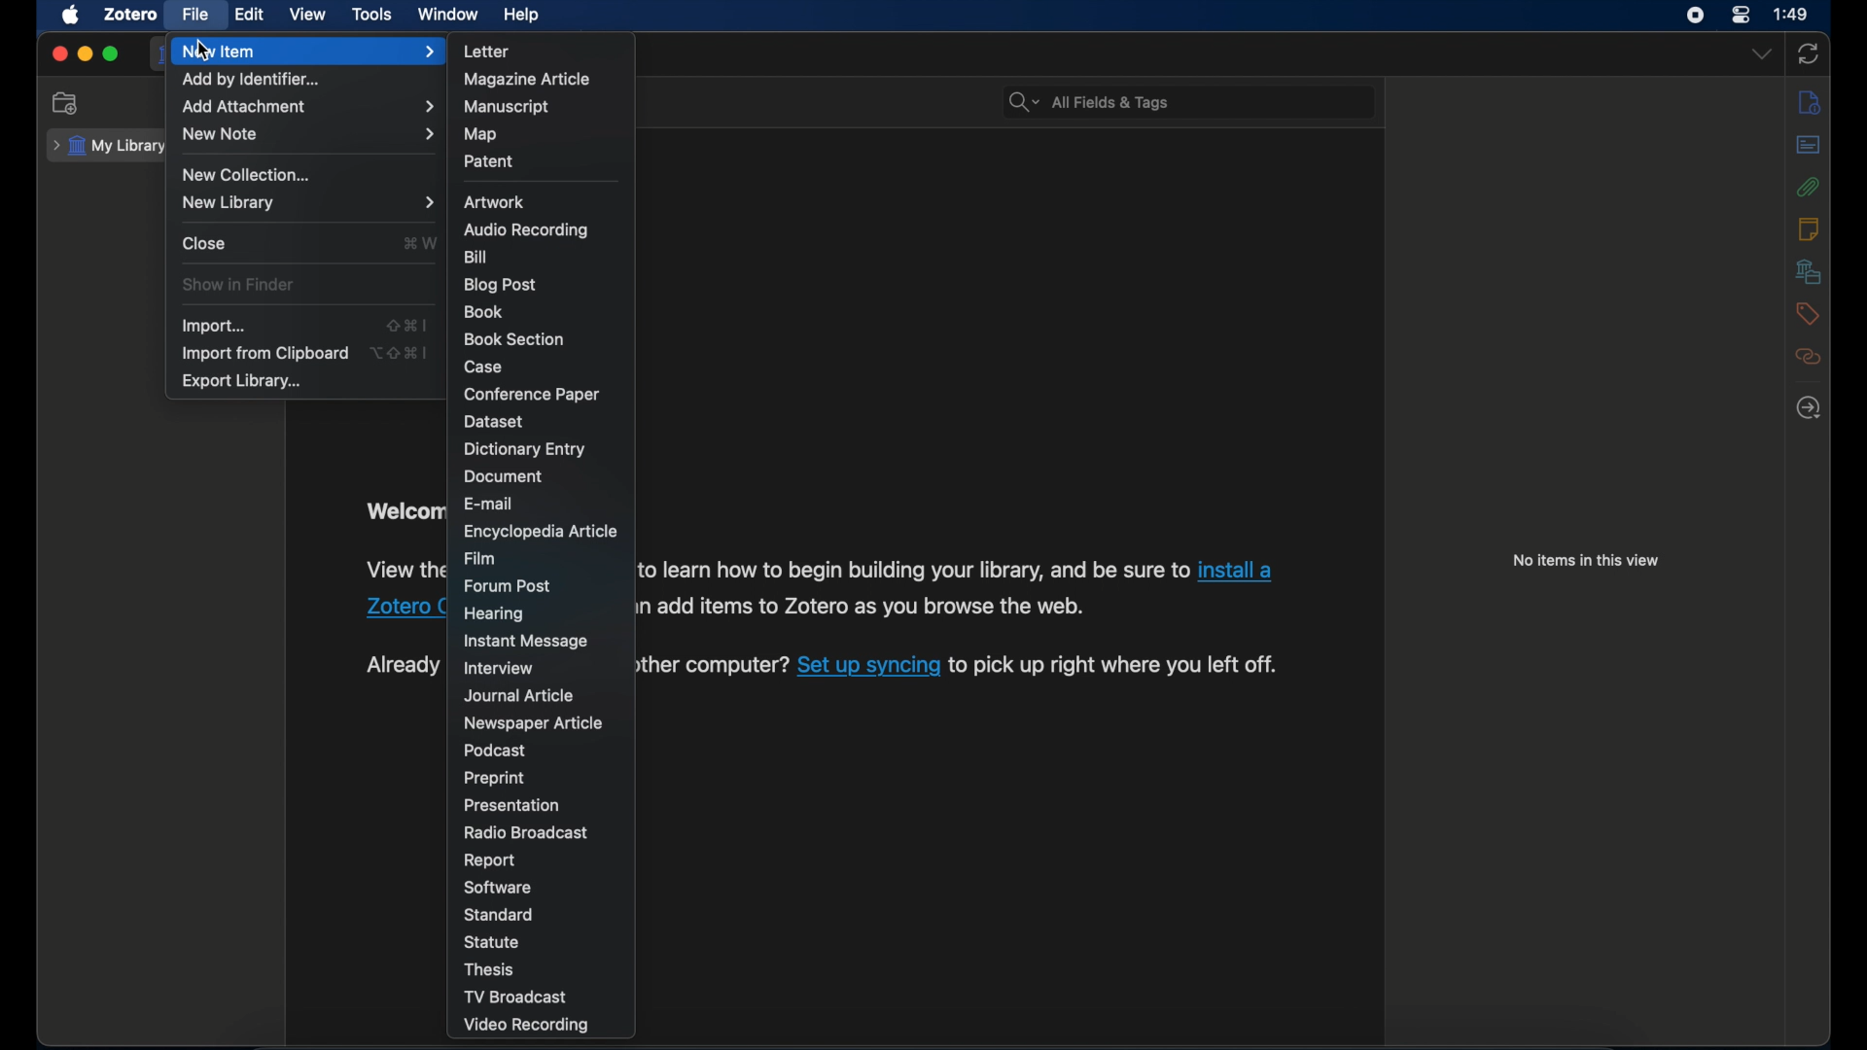 This screenshot has height=1050, width=1867. Describe the element at coordinates (504, 476) in the screenshot. I see `document` at that location.